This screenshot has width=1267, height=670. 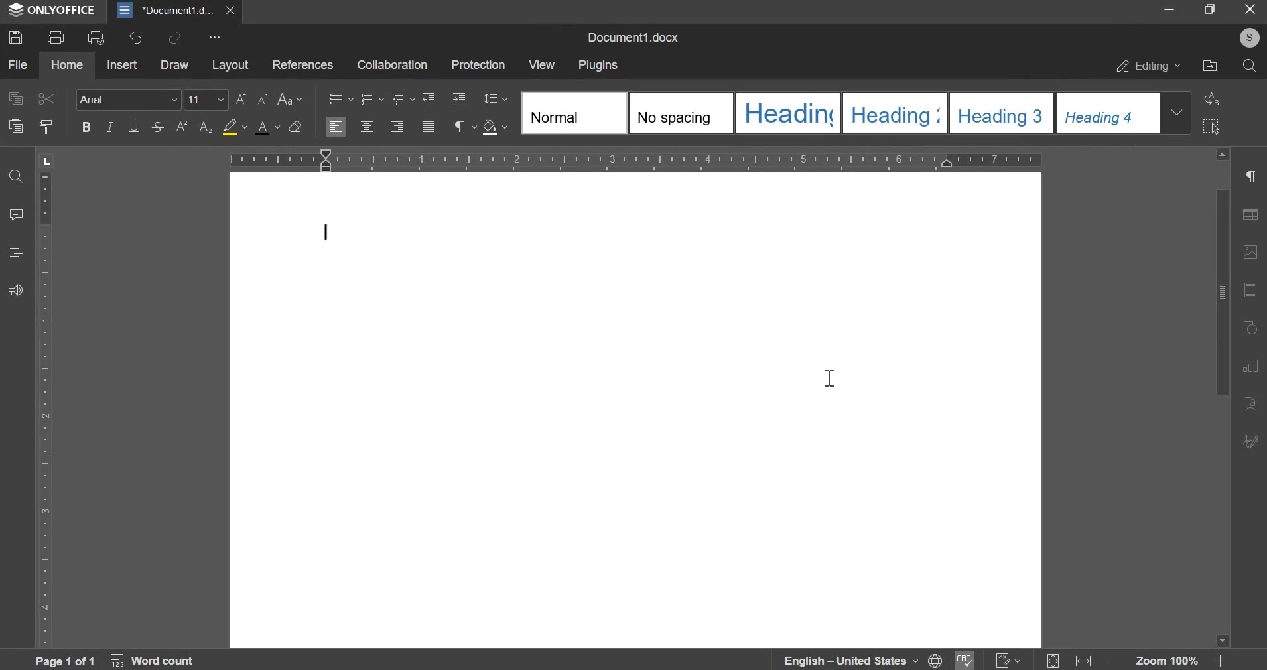 I want to click on shading, so click(x=496, y=128).